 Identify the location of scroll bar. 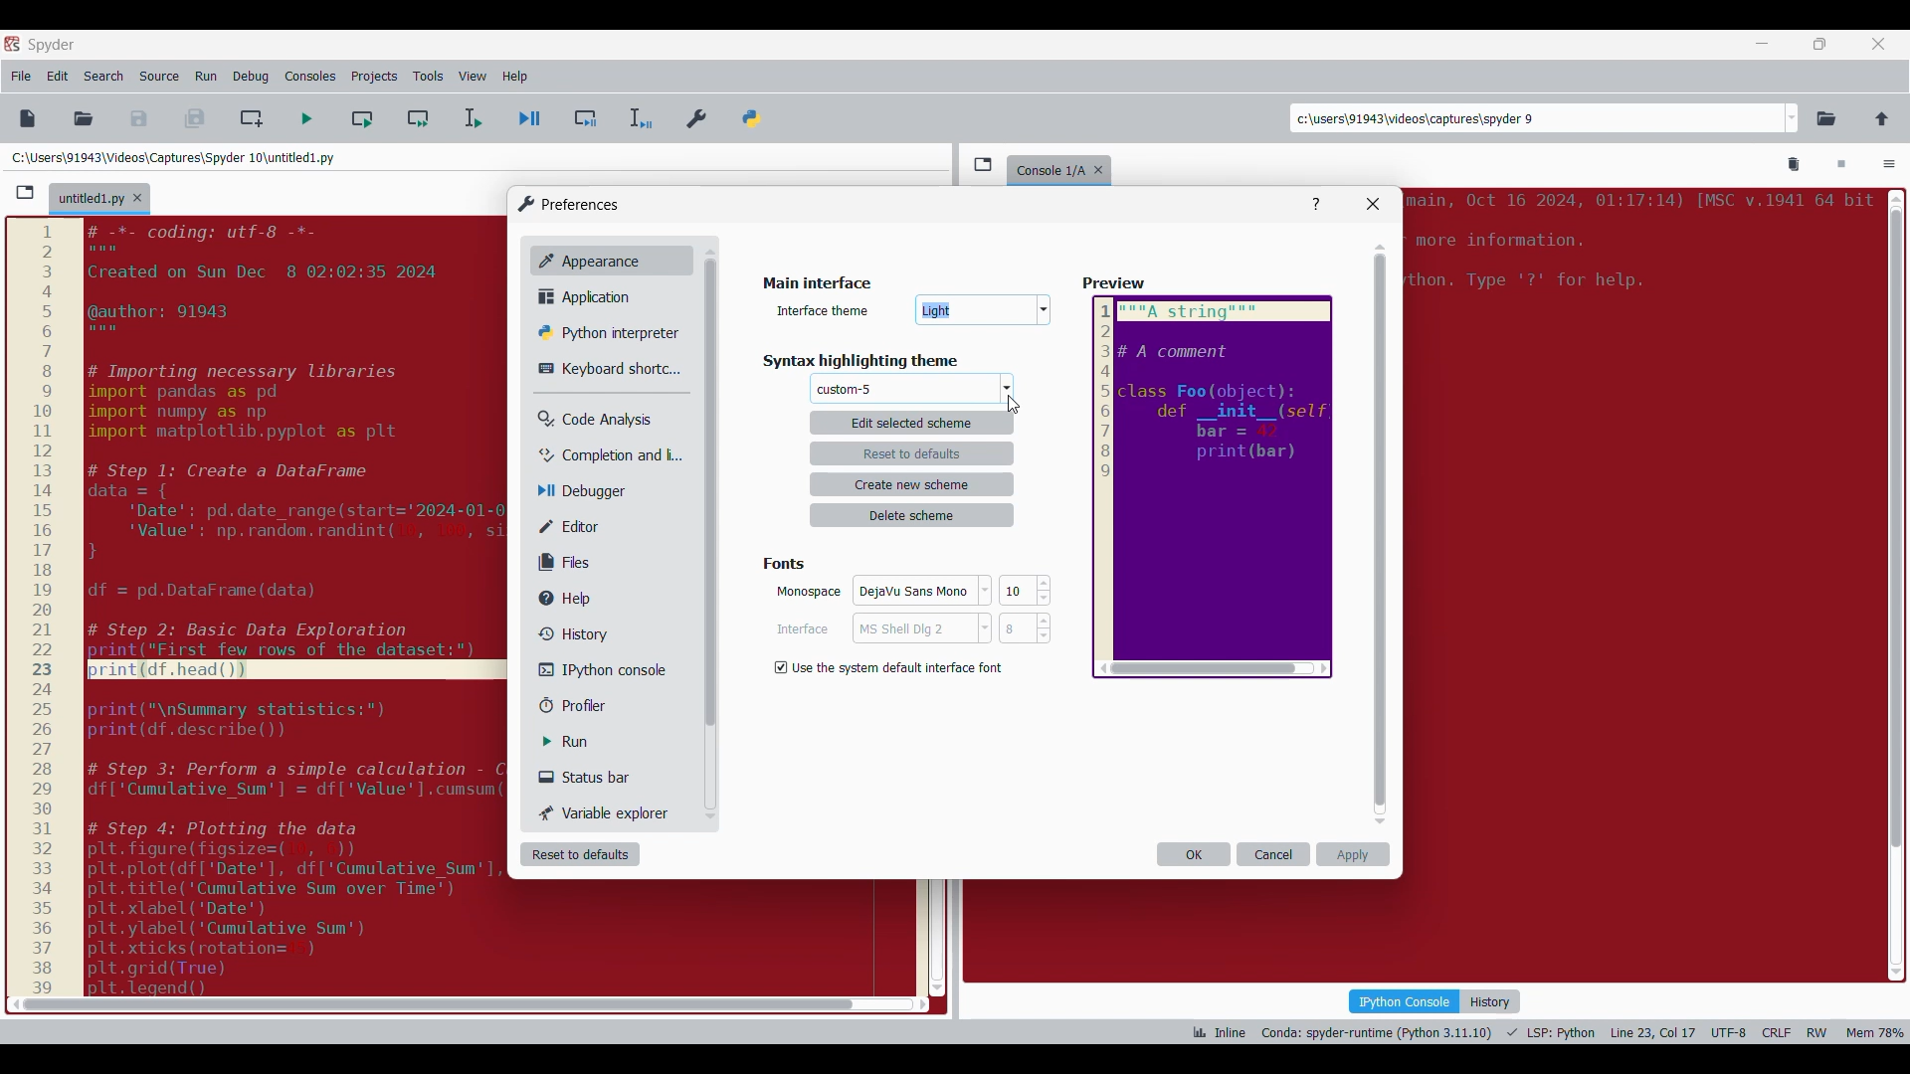
(1893, 580).